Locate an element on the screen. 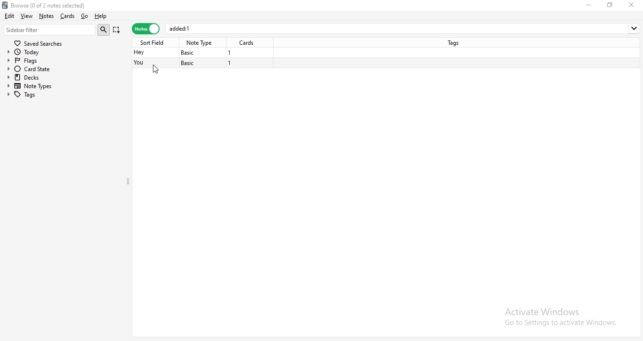 Image resolution: width=643 pixels, height=341 pixels. cards is located at coordinates (66, 16).